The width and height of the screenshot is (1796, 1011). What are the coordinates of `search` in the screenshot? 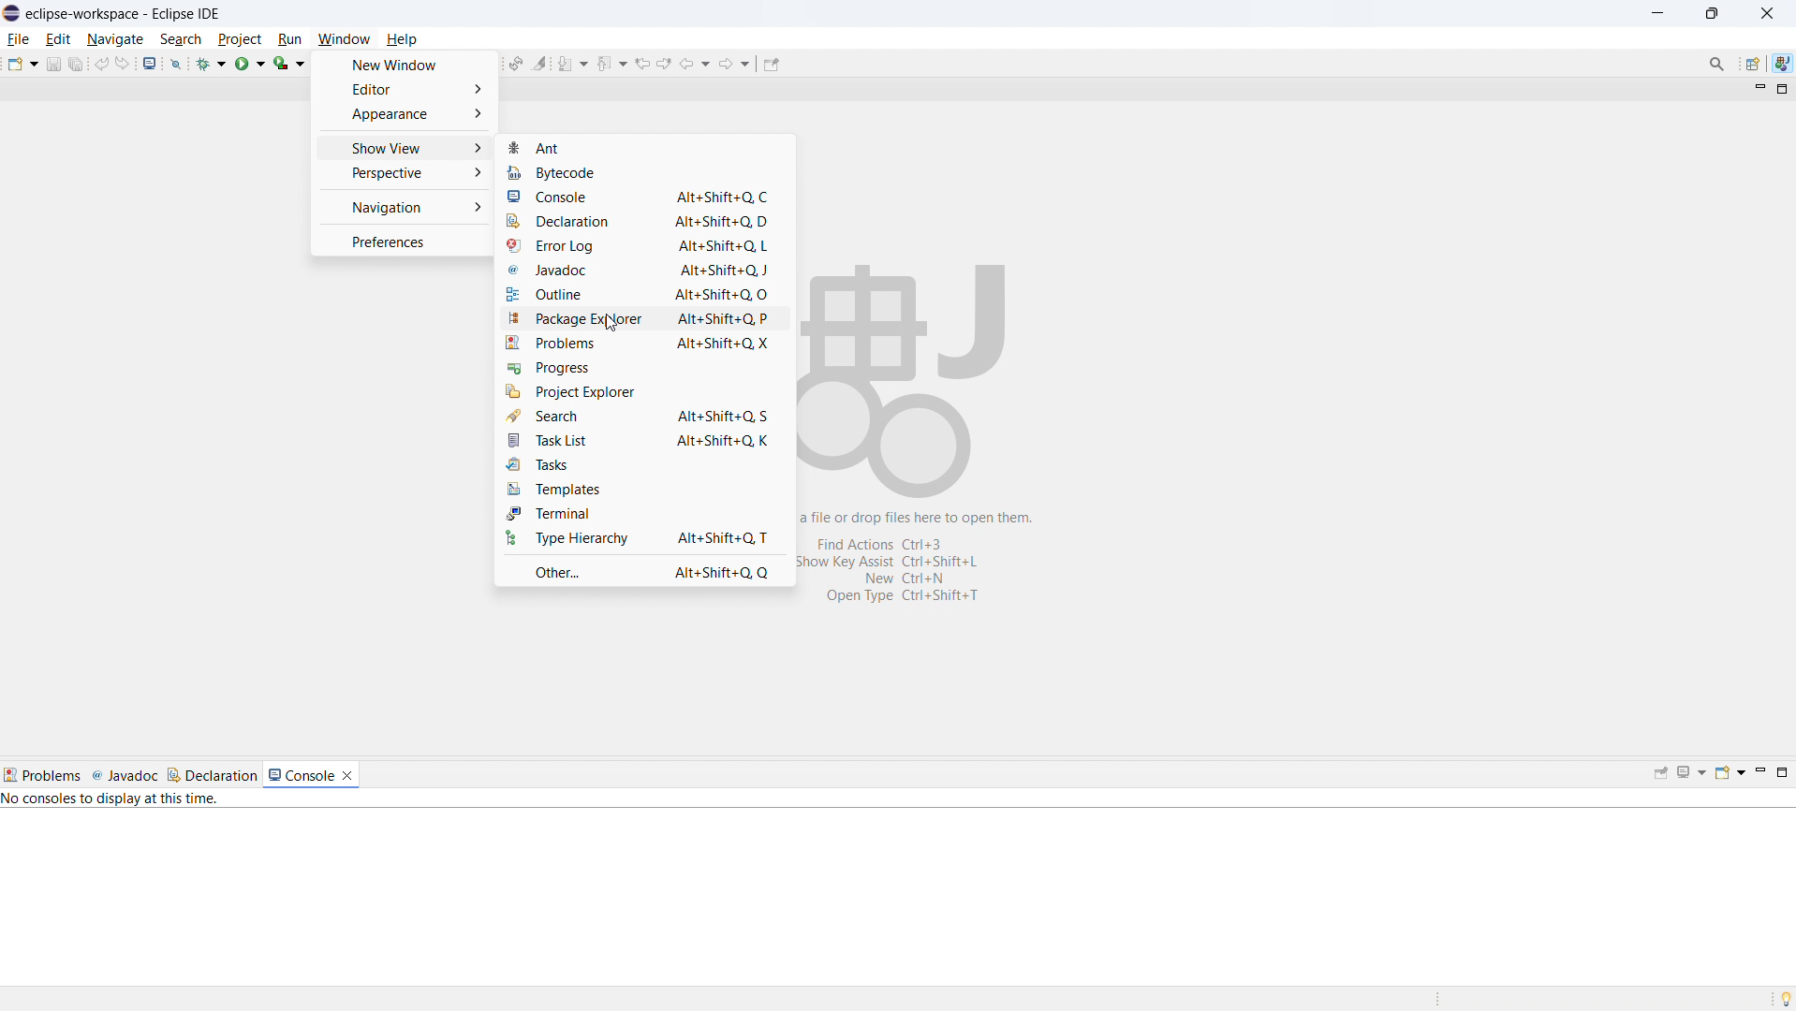 It's located at (642, 416).